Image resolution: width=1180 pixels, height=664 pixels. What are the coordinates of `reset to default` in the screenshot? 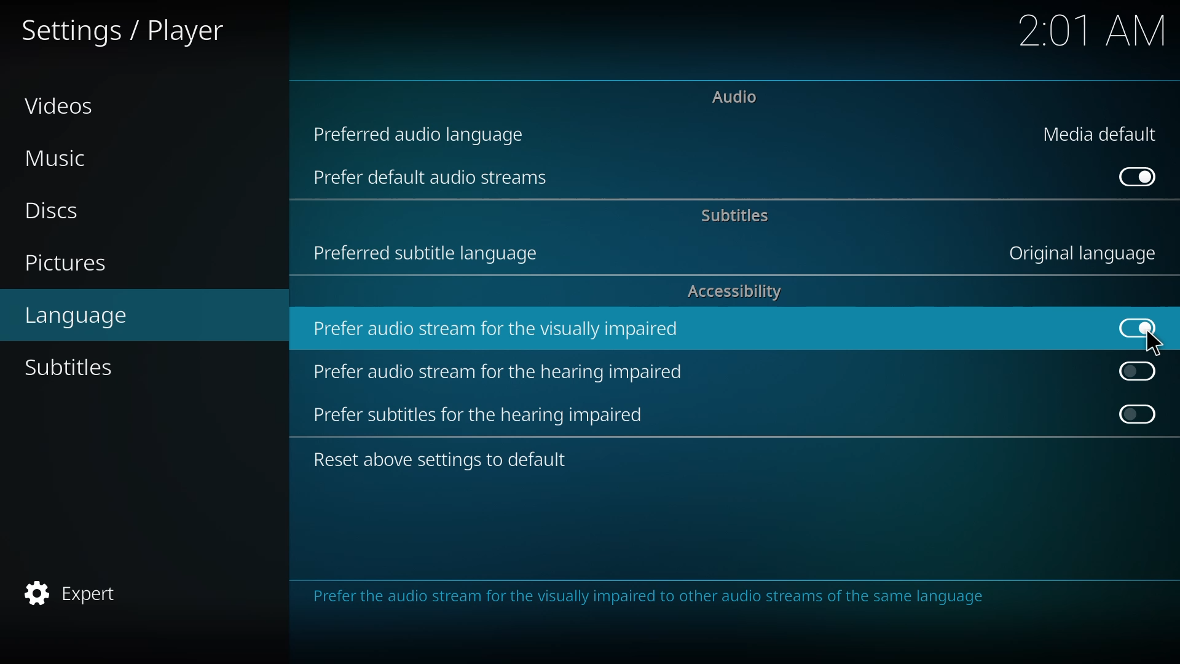 It's located at (441, 460).